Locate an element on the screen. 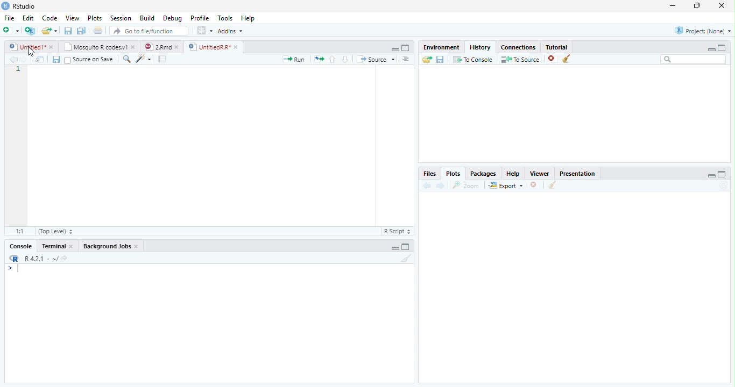 The width and height of the screenshot is (735, 387). Go back to previous source location is located at coordinates (13, 59).